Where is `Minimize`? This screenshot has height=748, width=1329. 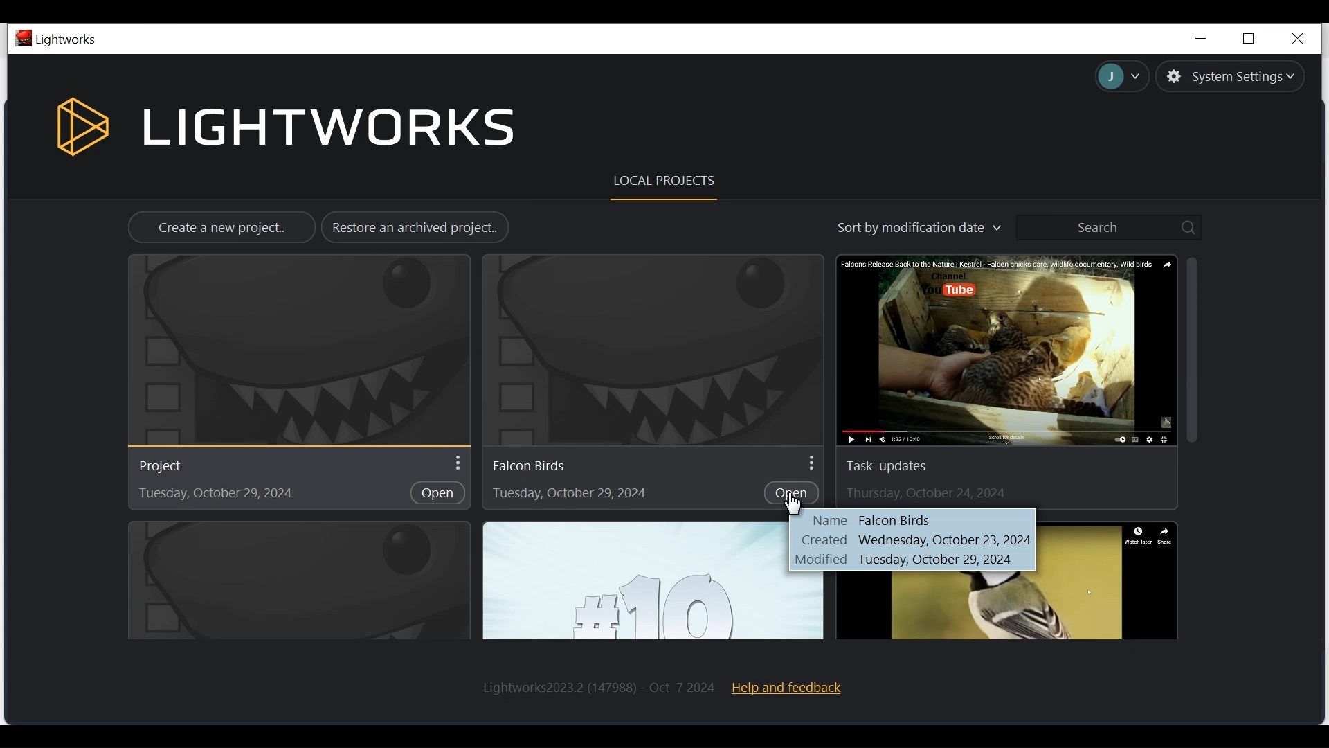 Minimize is located at coordinates (1199, 38).